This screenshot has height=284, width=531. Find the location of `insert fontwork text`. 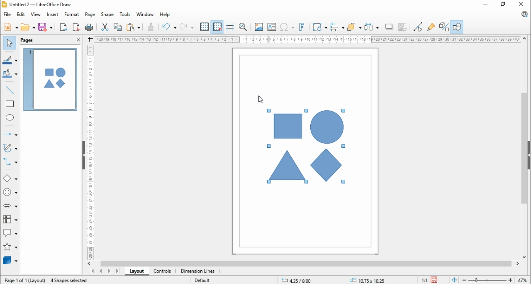

insert fontwork text is located at coordinates (302, 27).